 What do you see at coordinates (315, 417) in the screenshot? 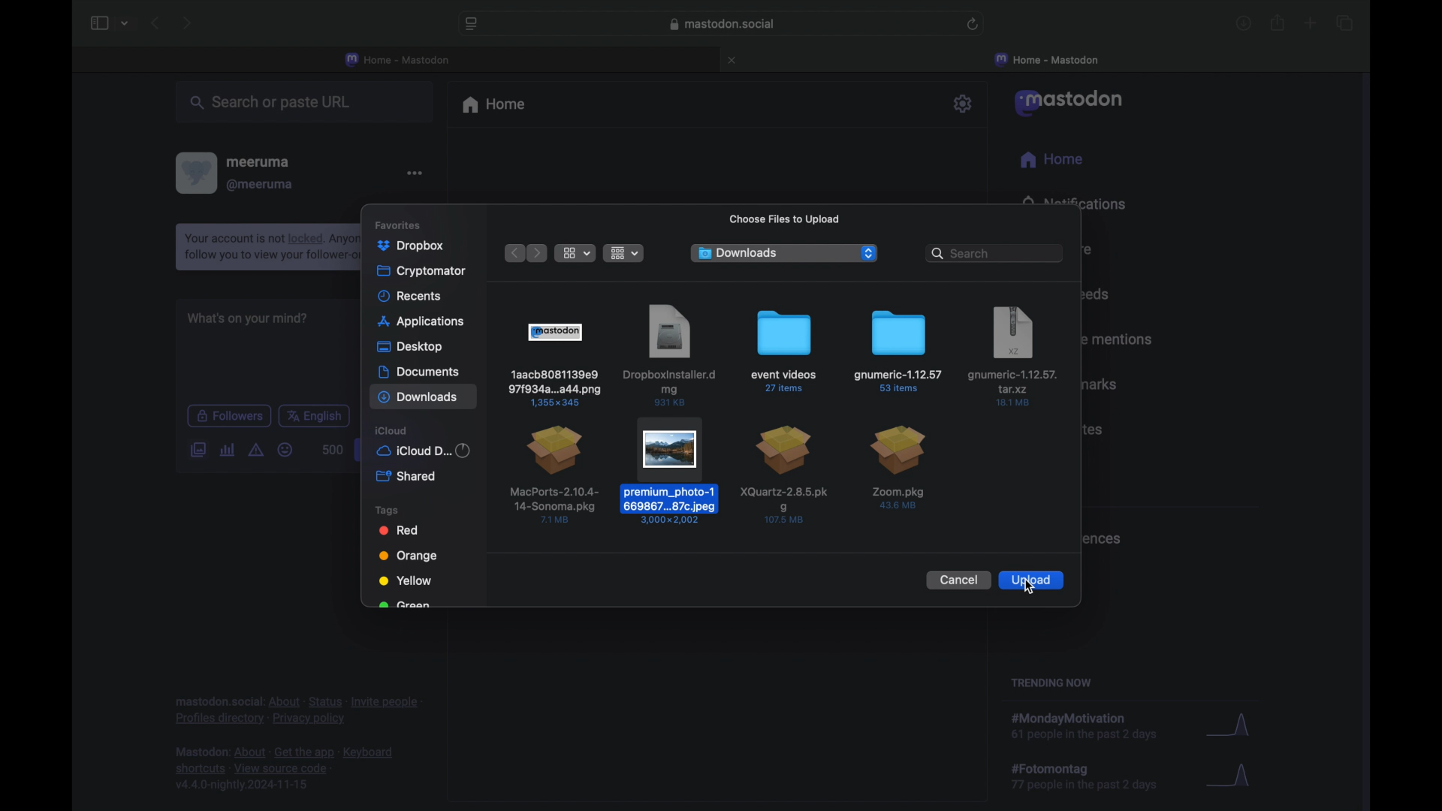
I see `english` at bounding box center [315, 417].